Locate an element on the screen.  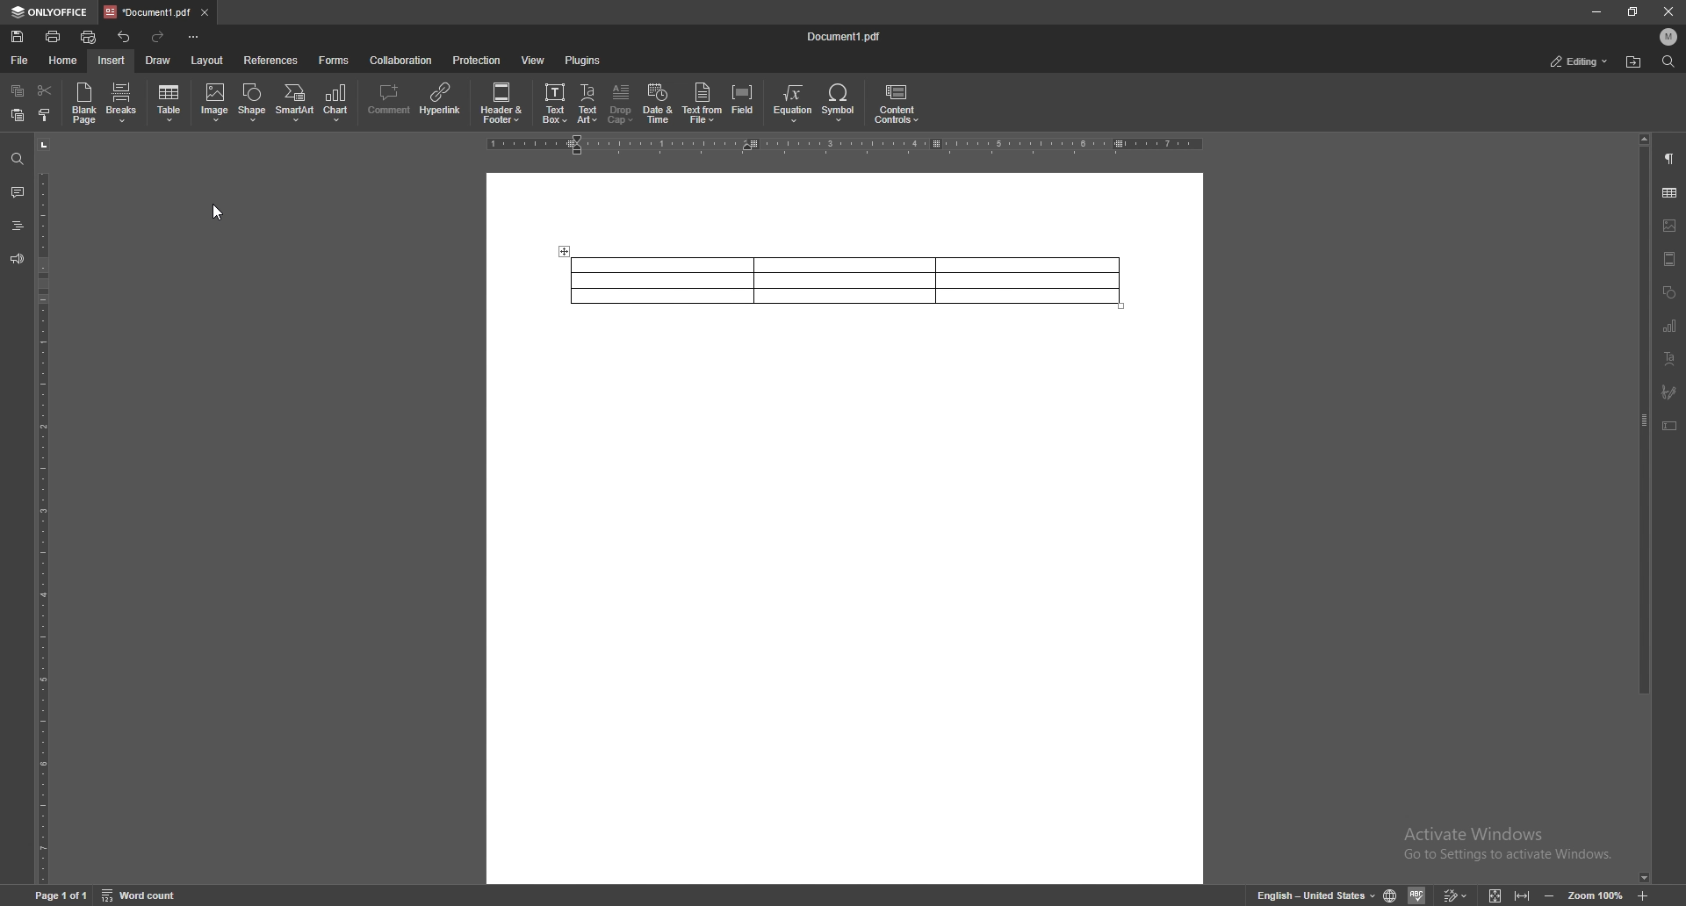
spell check is located at coordinates (1418, 894).